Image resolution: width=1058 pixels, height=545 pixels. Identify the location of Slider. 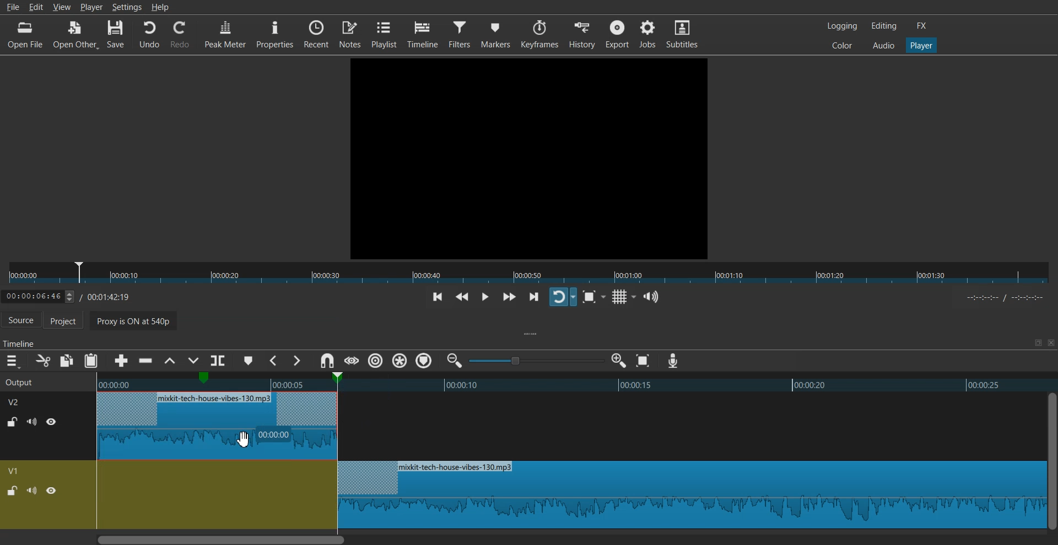
(529, 273).